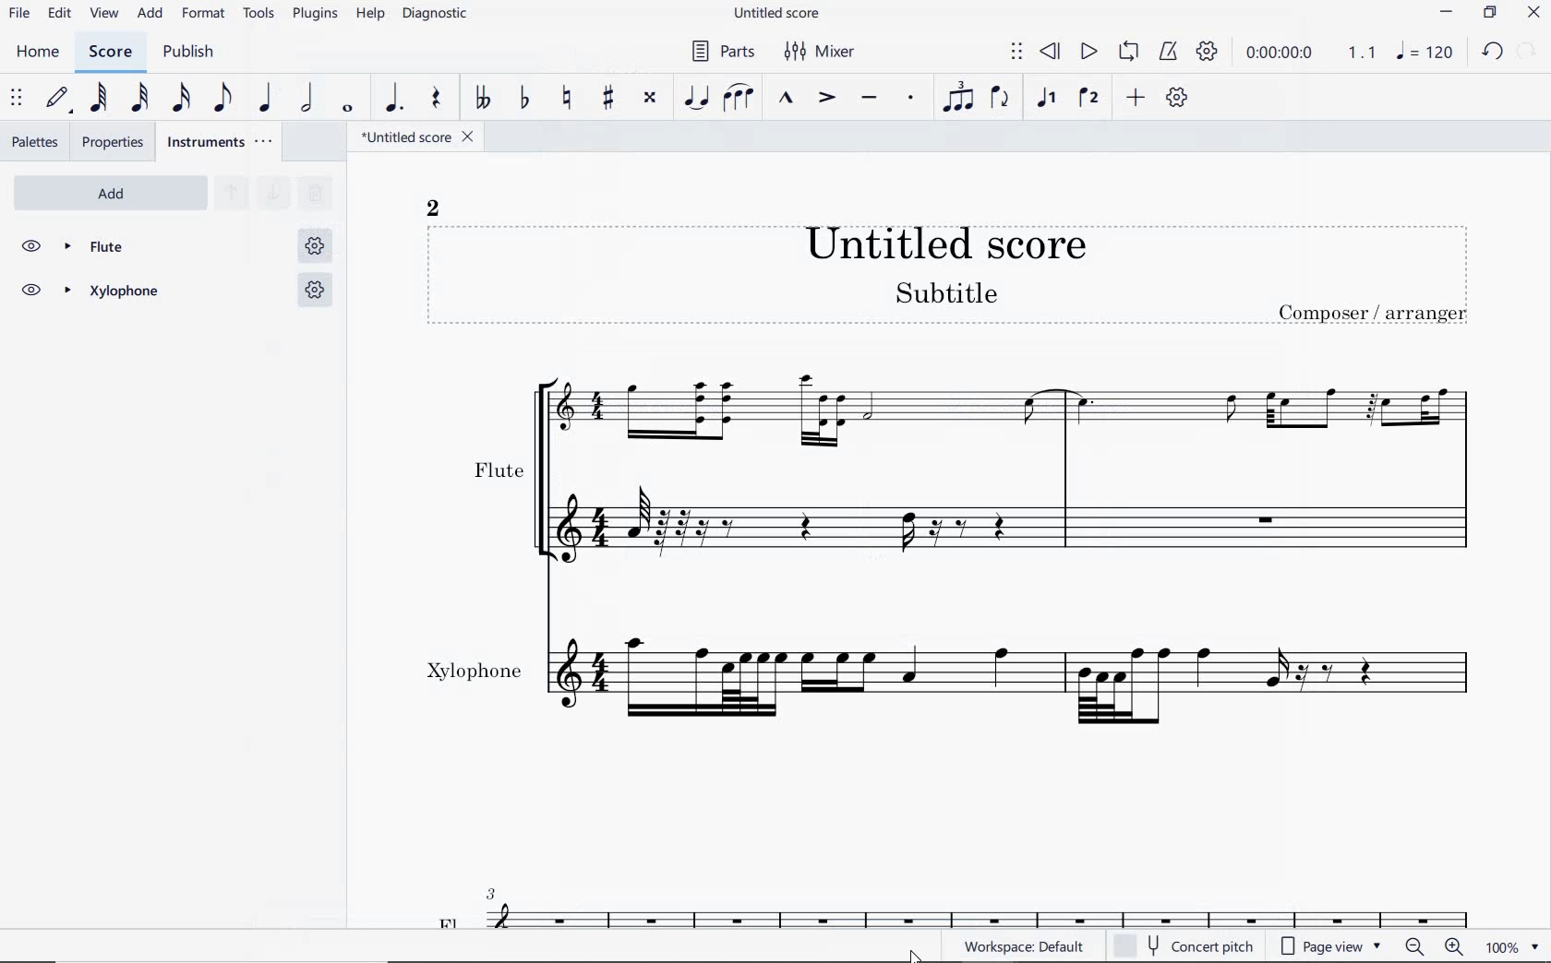  What do you see at coordinates (823, 52) in the screenshot?
I see `MIXER` at bounding box center [823, 52].